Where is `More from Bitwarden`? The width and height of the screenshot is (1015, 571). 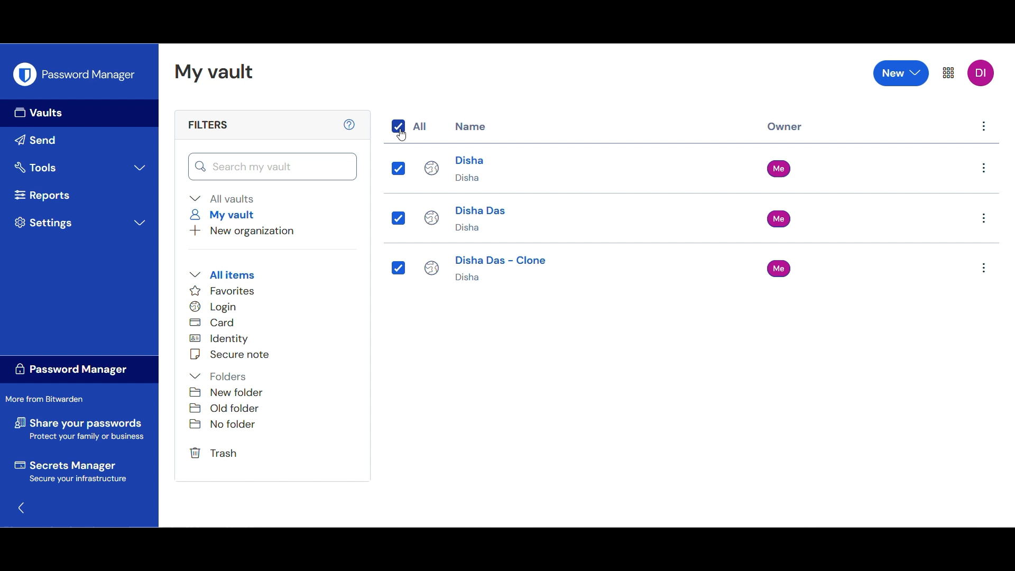 More from Bitwarden is located at coordinates (48, 399).